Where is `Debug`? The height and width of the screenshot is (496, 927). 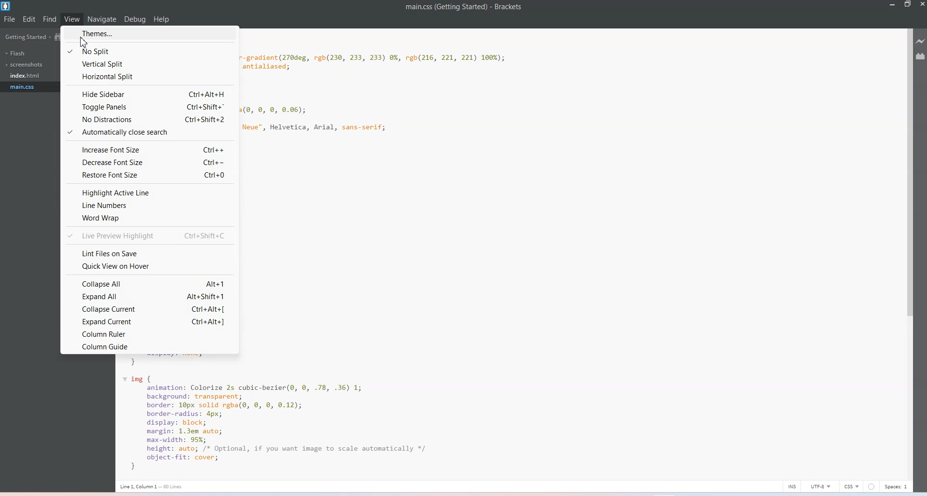
Debug is located at coordinates (135, 19).